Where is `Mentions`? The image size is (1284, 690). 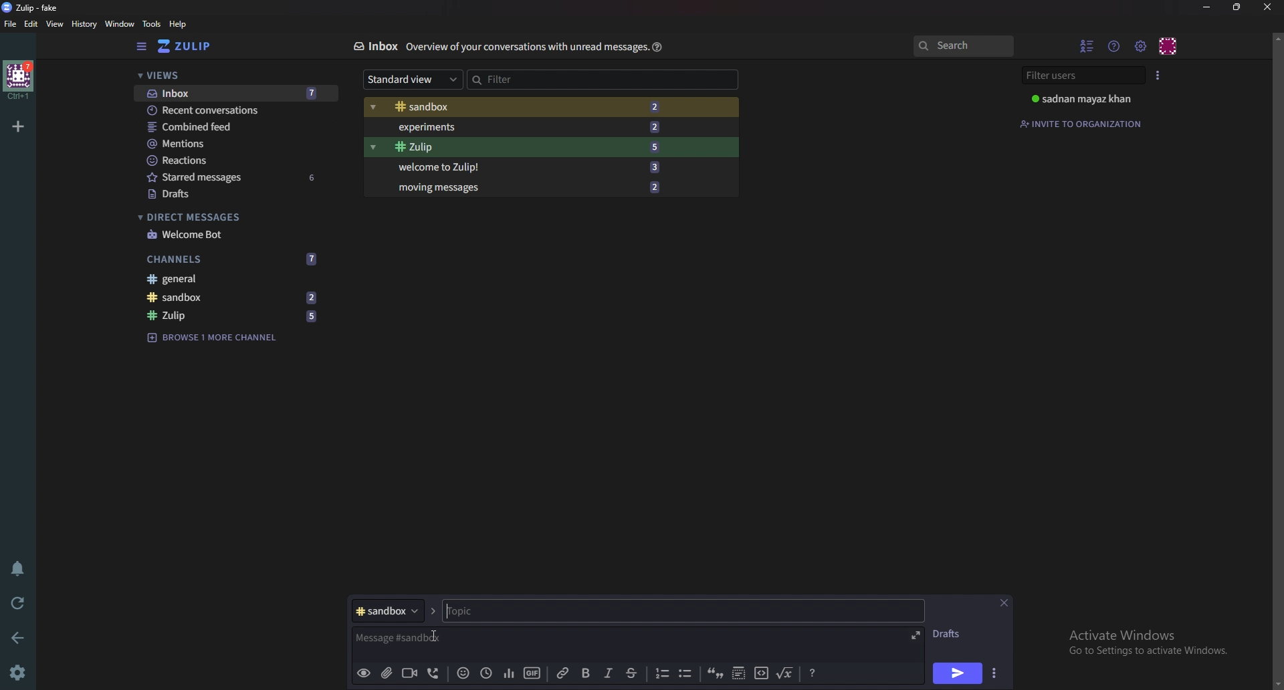 Mentions is located at coordinates (235, 144).